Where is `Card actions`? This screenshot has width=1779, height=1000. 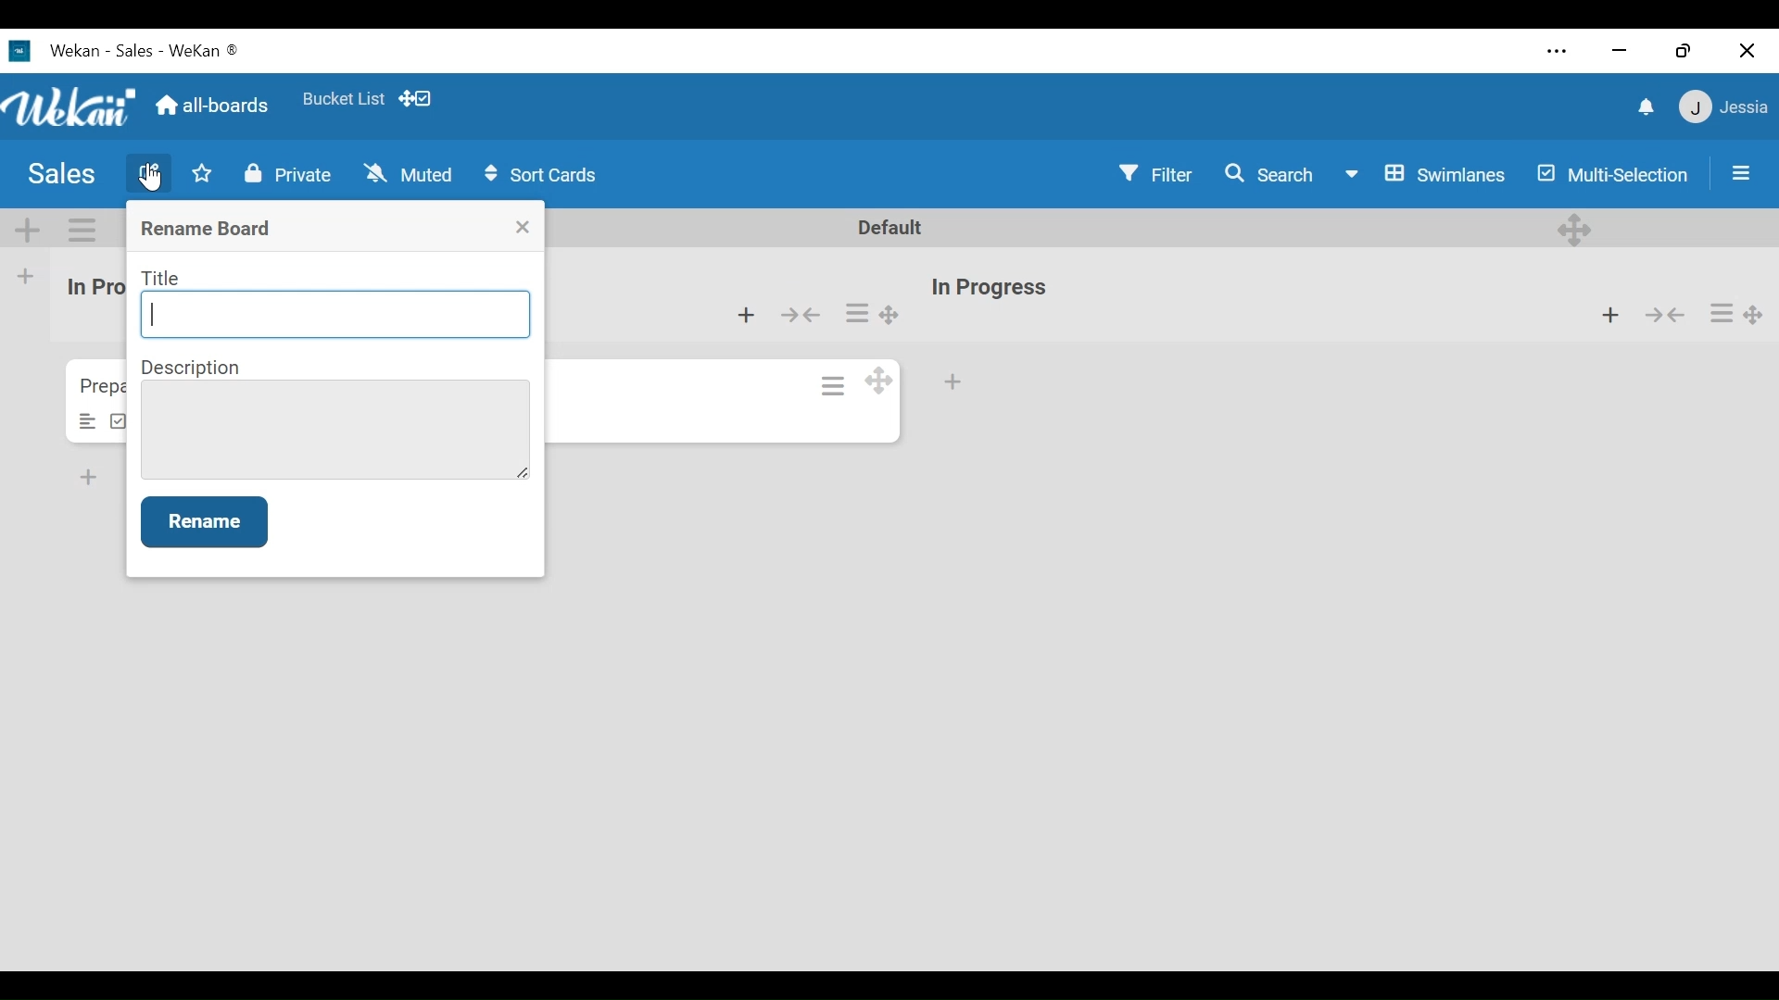 Card actions is located at coordinates (835, 385).